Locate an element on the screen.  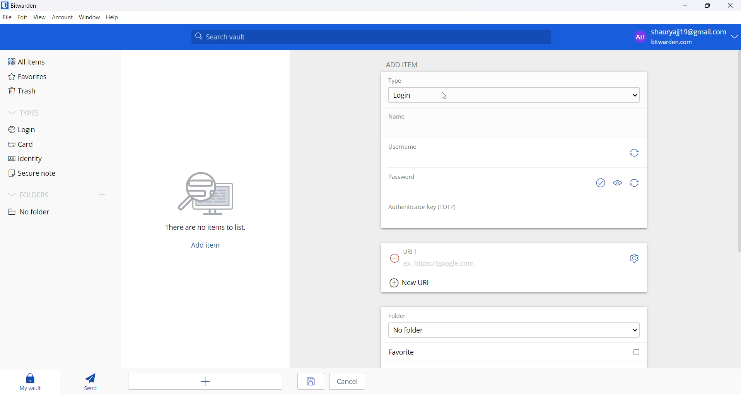
refresh is located at coordinates (636, 183).